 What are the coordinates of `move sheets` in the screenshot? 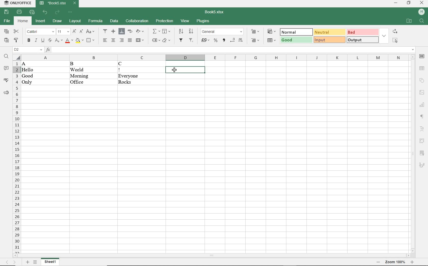 It's located at (12, 262).